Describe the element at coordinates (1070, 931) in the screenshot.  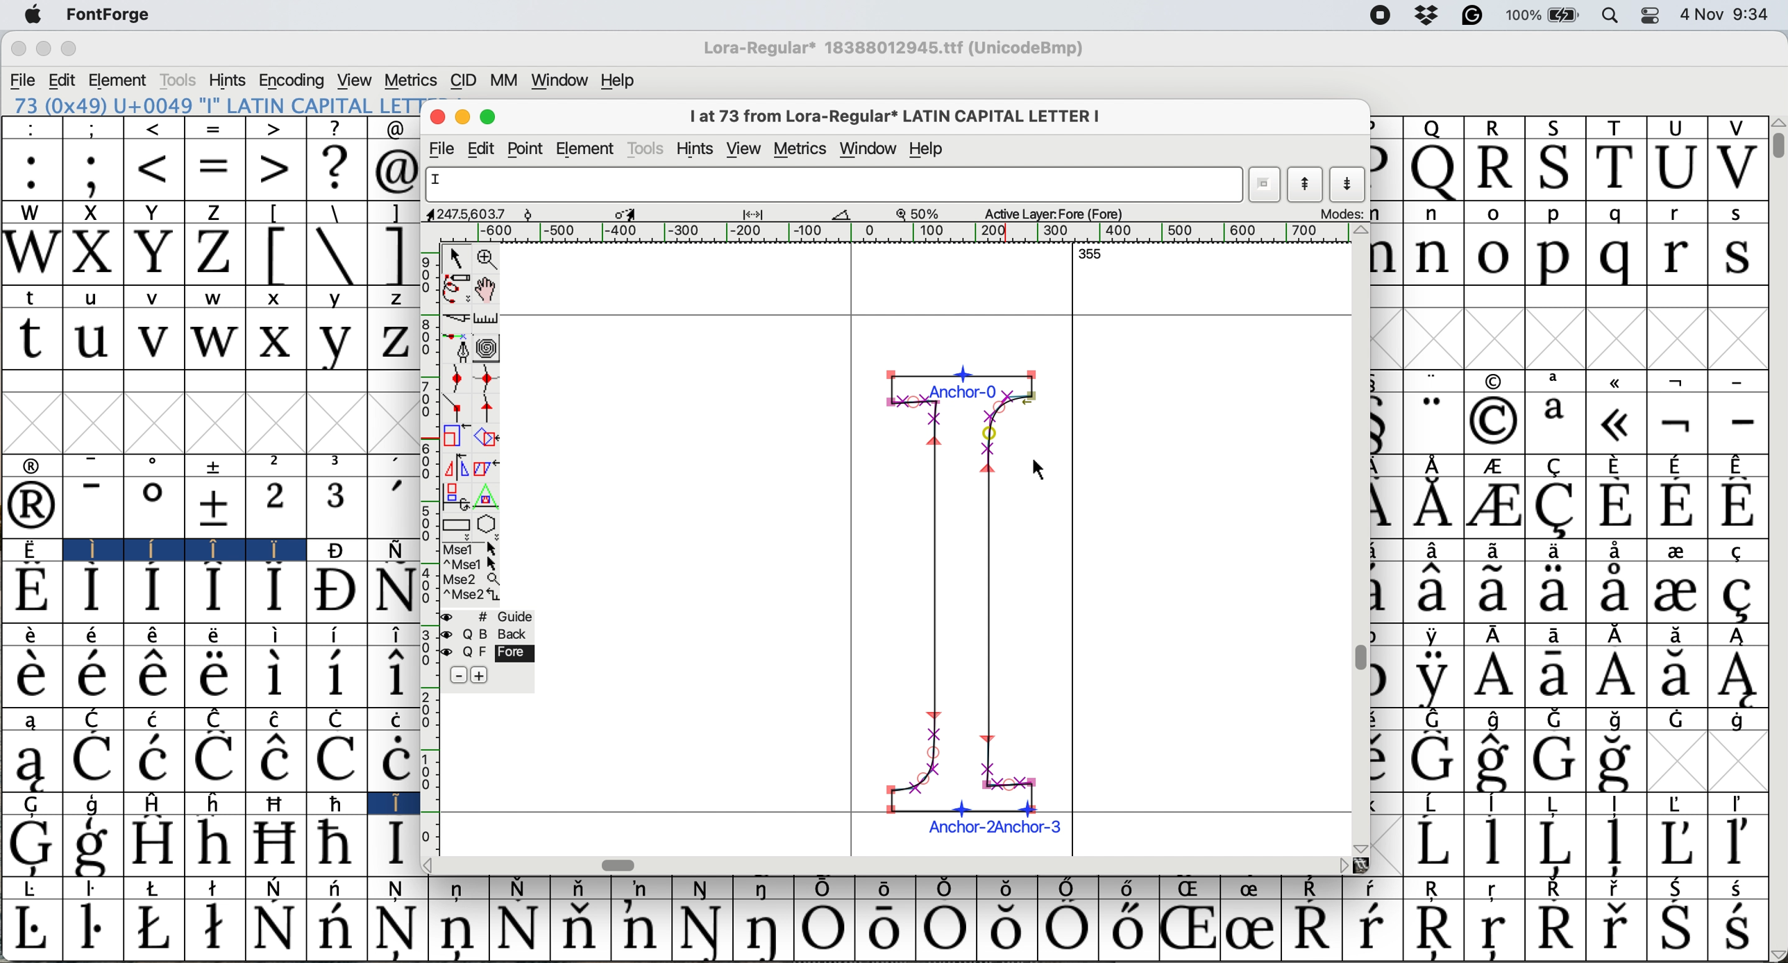
I see `Symbol` at that location.